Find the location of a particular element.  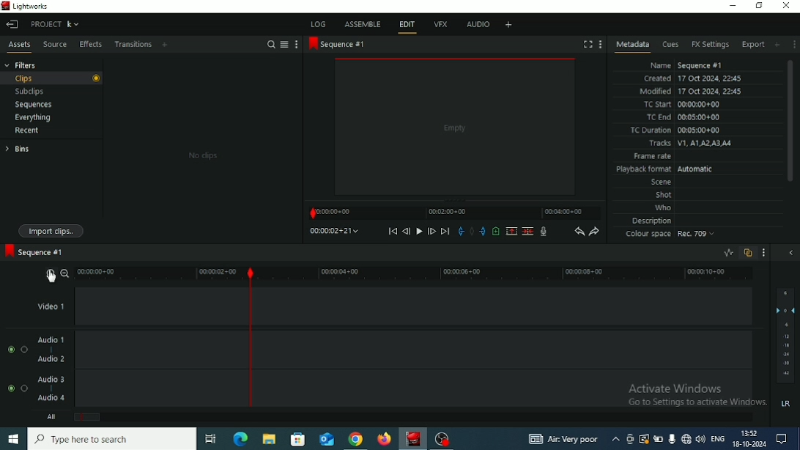

All is located at coordinates (52, 417).